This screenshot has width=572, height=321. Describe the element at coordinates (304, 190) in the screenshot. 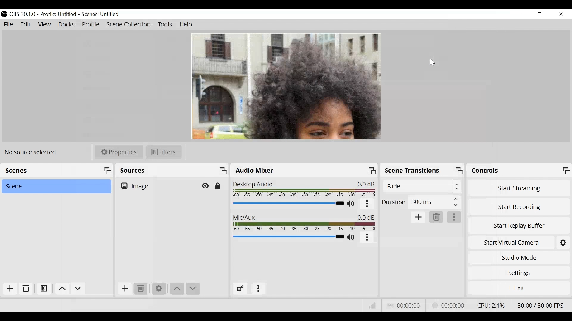

I see `Desktop Audio` at that location.